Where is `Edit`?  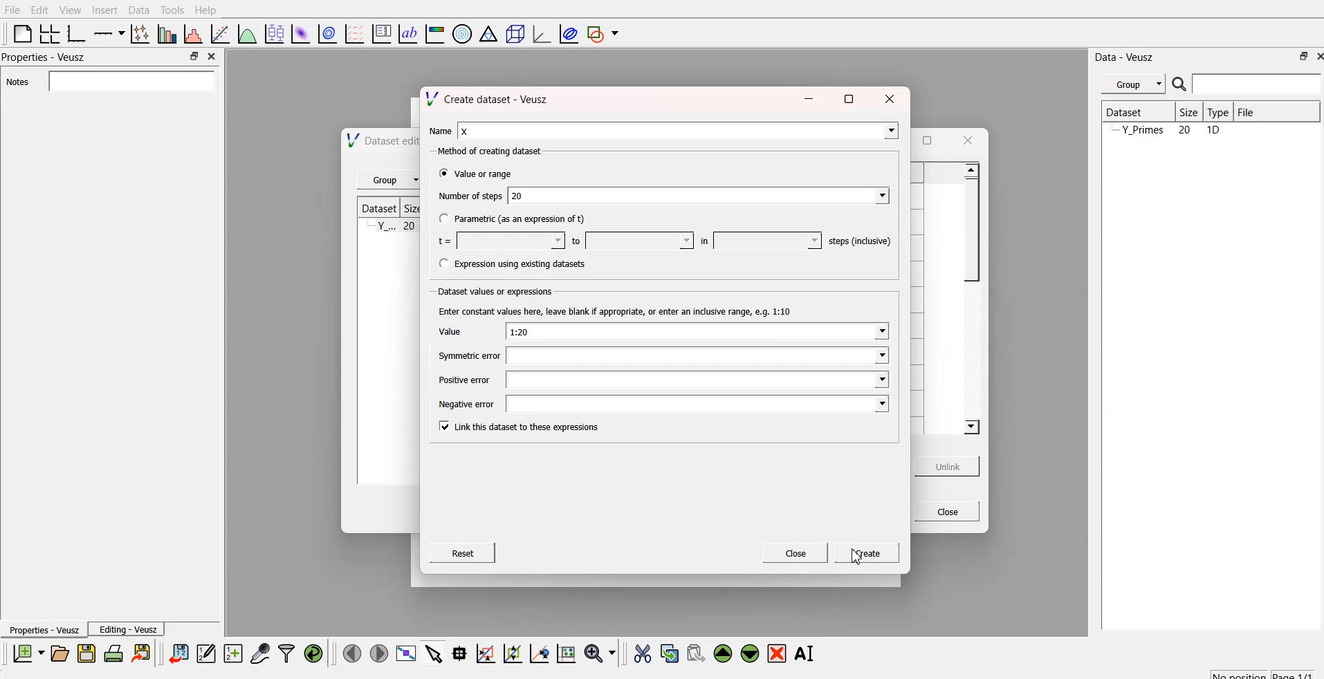 Edit is located at coordinates (37, 9).